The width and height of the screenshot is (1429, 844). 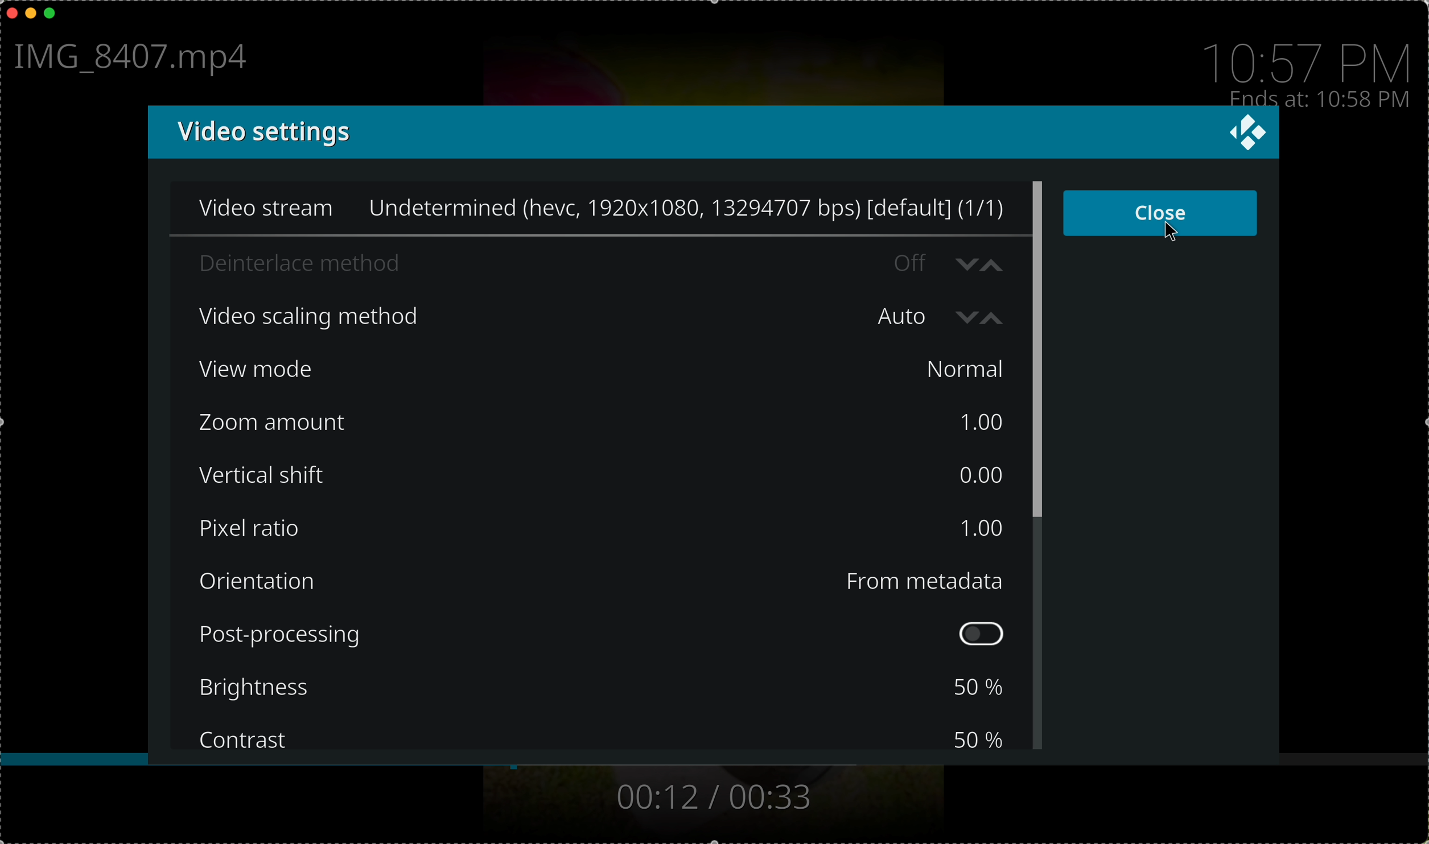 What do you see at coordinates (1320, 97) in the screenshot?
I see `ends at 10:58 PM` at bounding box center [1320, 97].